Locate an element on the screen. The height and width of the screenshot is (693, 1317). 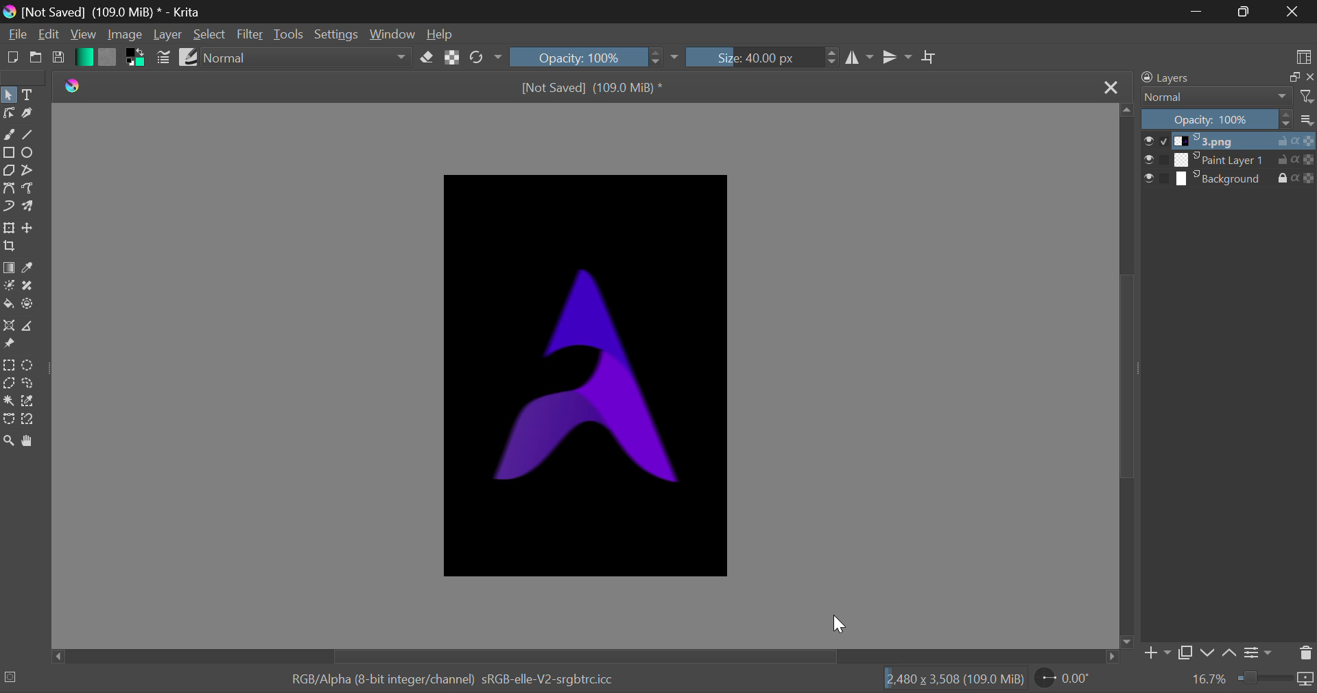
16.7% is located at coordinates (1209, 679).